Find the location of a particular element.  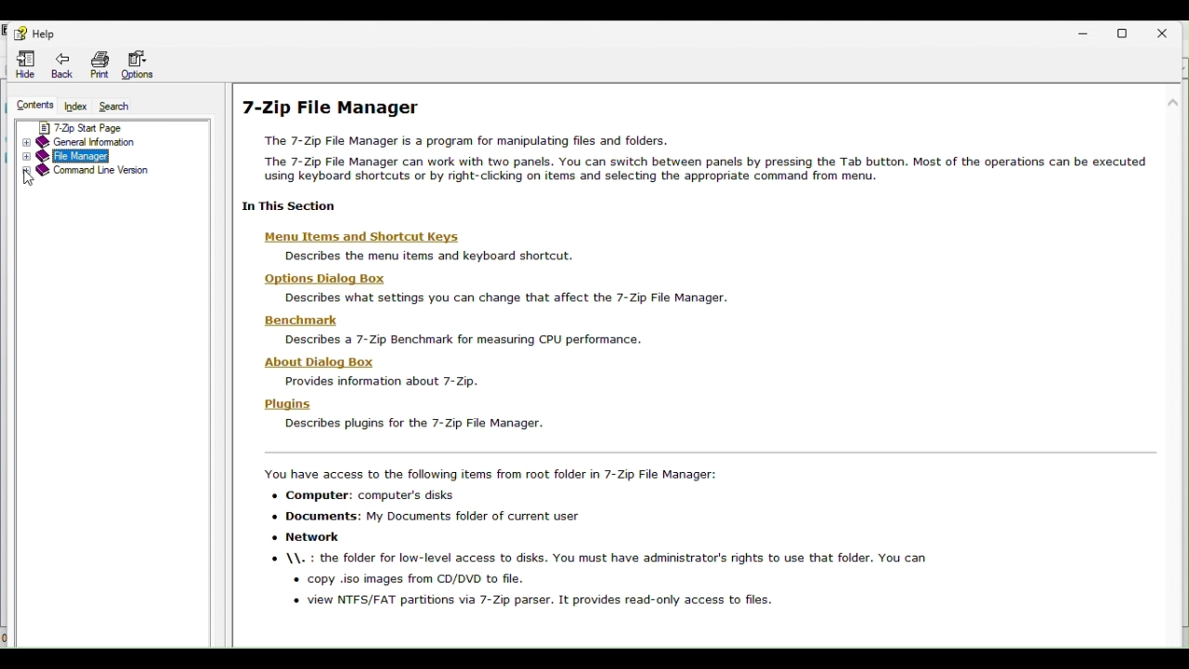

index is located at coordinates (78, 106).